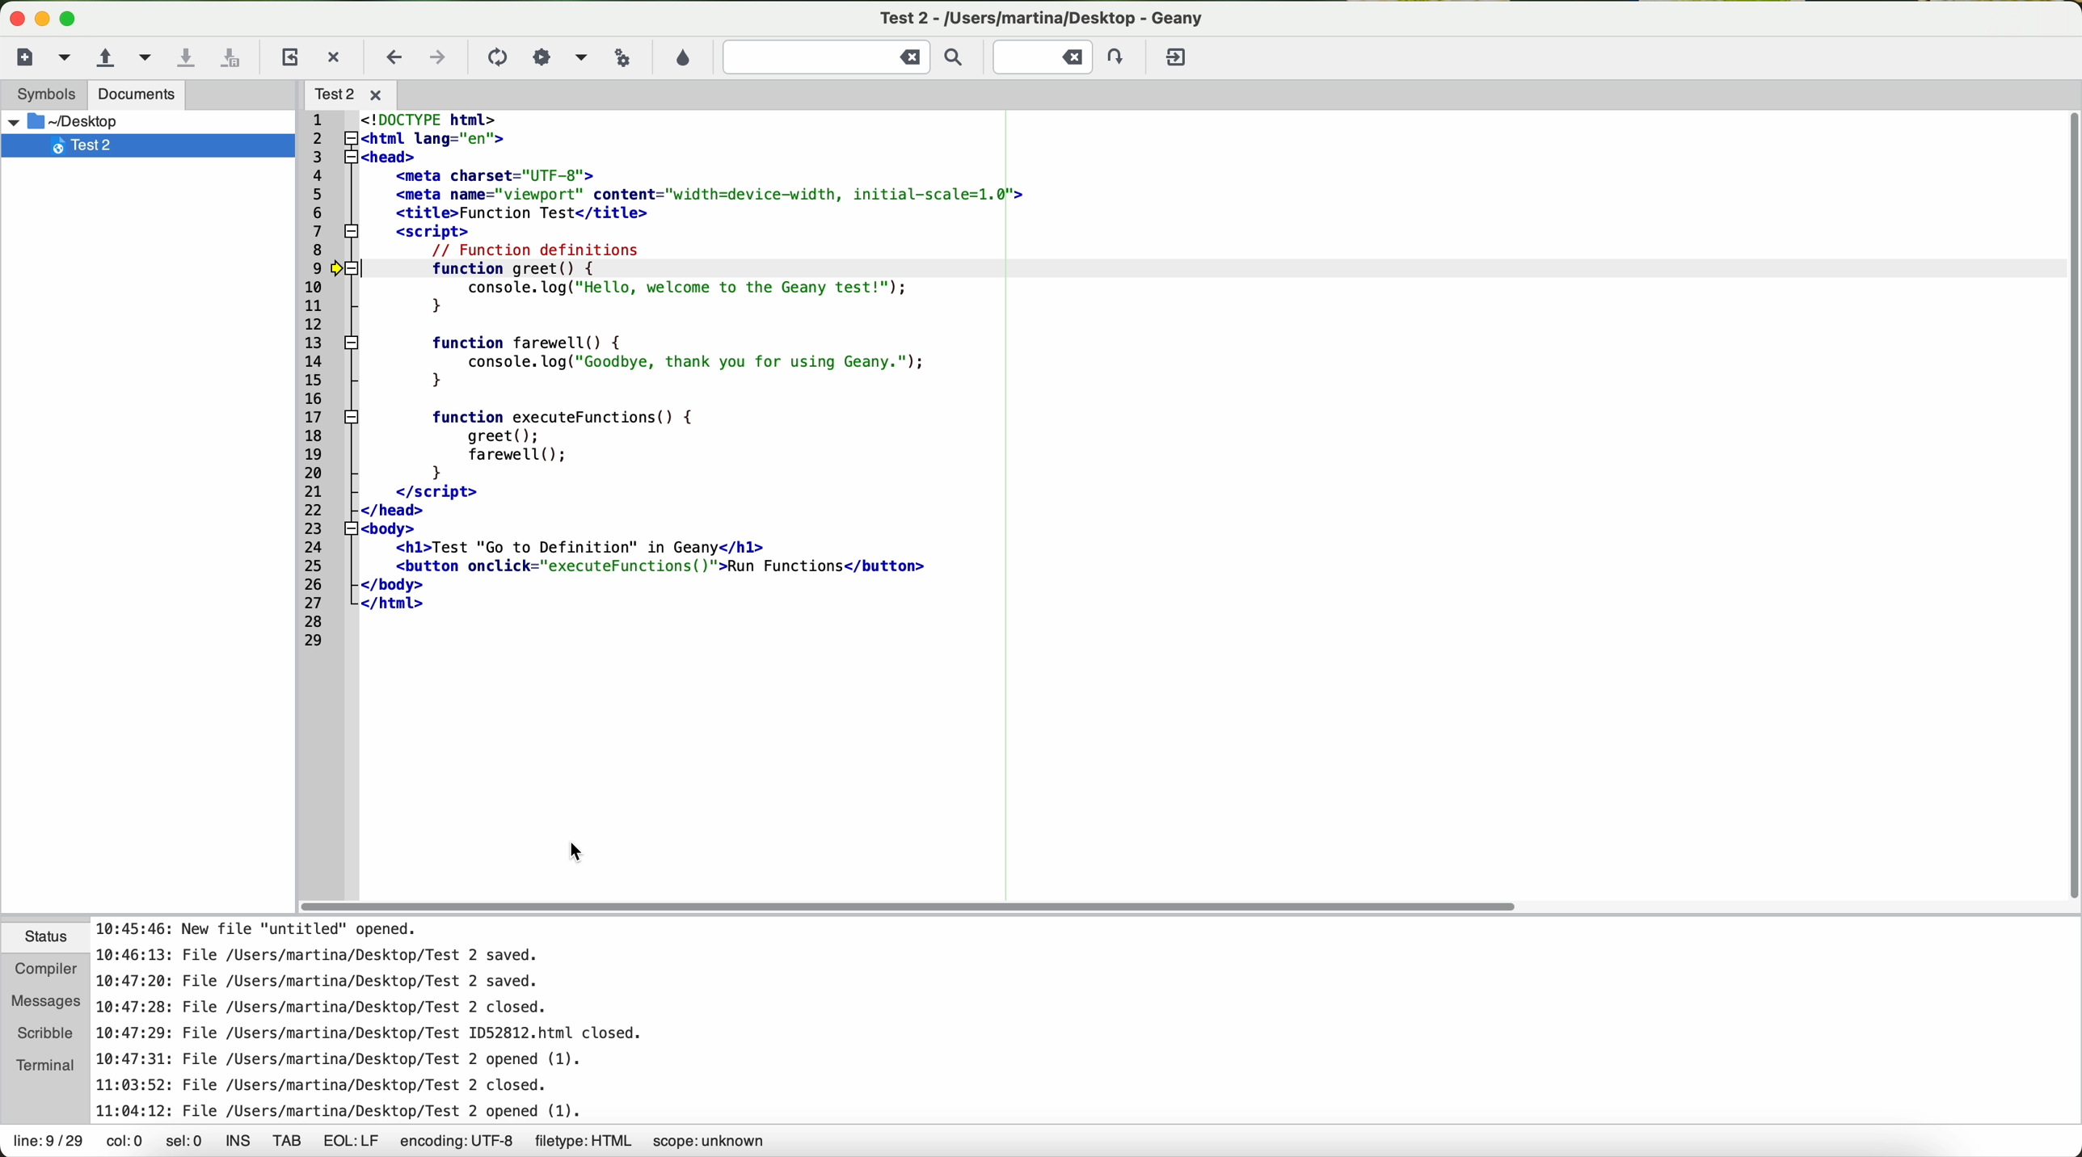  Describe the element at coordinates (147, 60) in the screenshot. I see `open a recent file` at that location.